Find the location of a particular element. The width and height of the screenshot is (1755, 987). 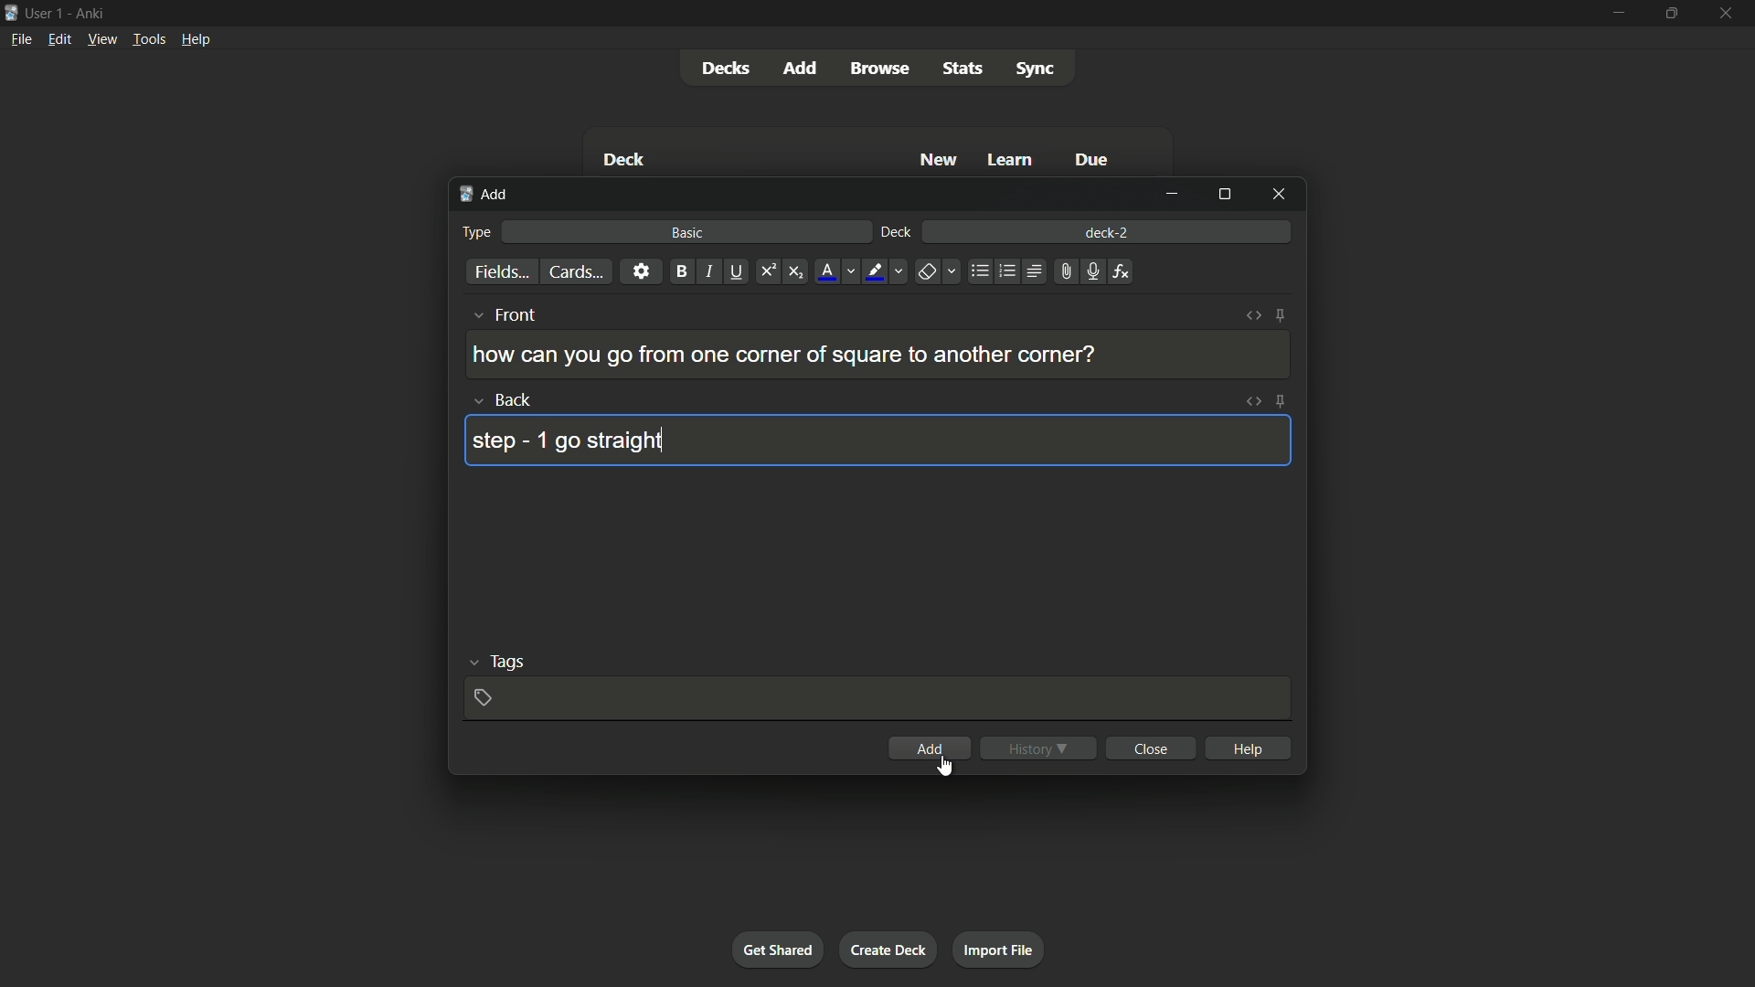

add tag is located at coordinates (486, 698).